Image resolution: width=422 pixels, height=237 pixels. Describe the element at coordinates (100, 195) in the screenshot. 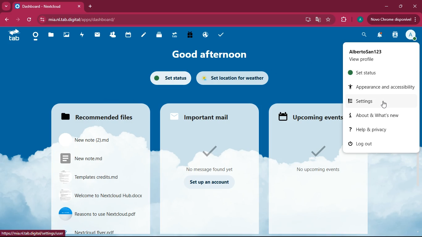

I see `file` at that location.